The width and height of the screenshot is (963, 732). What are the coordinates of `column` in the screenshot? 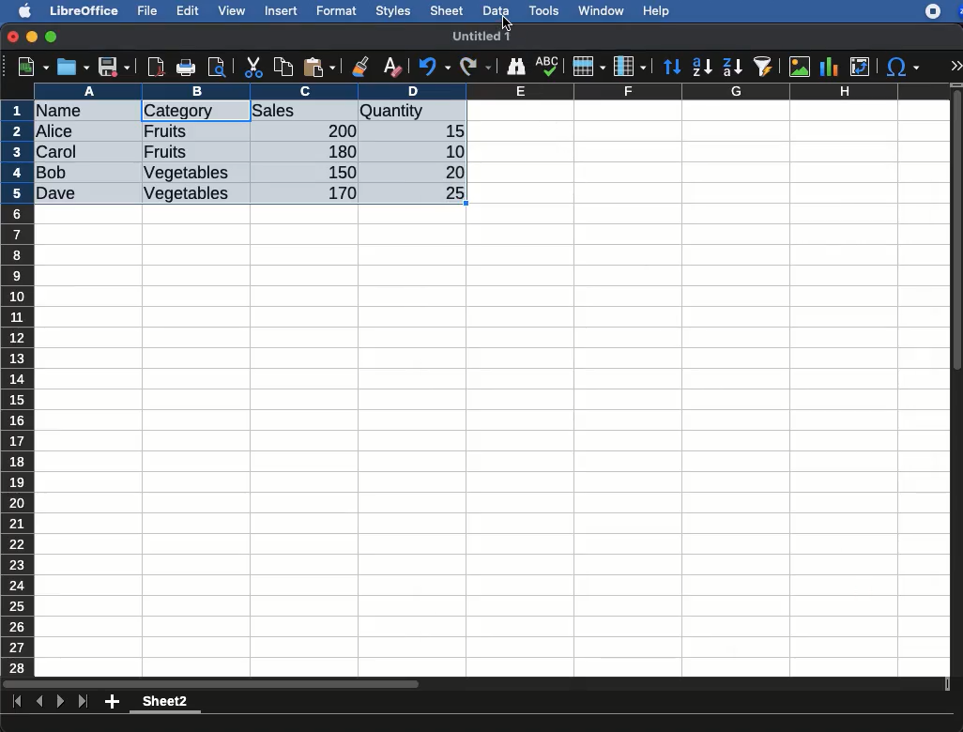 It's located at (493, 91).